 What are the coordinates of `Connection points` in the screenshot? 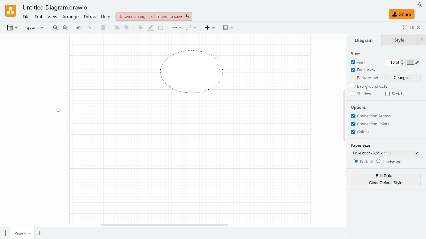 It's located at (370, 125).